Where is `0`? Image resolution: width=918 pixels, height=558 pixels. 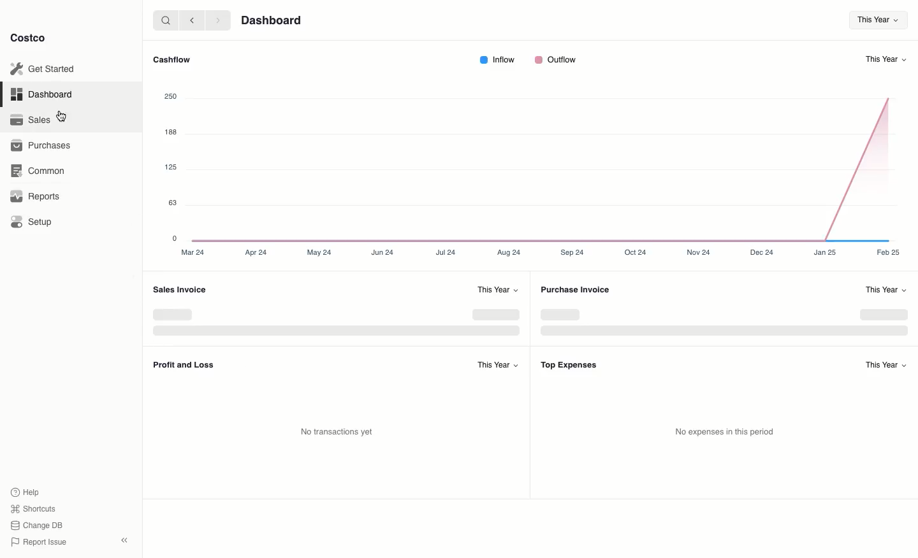 0 is located at coordinates (177, 238).